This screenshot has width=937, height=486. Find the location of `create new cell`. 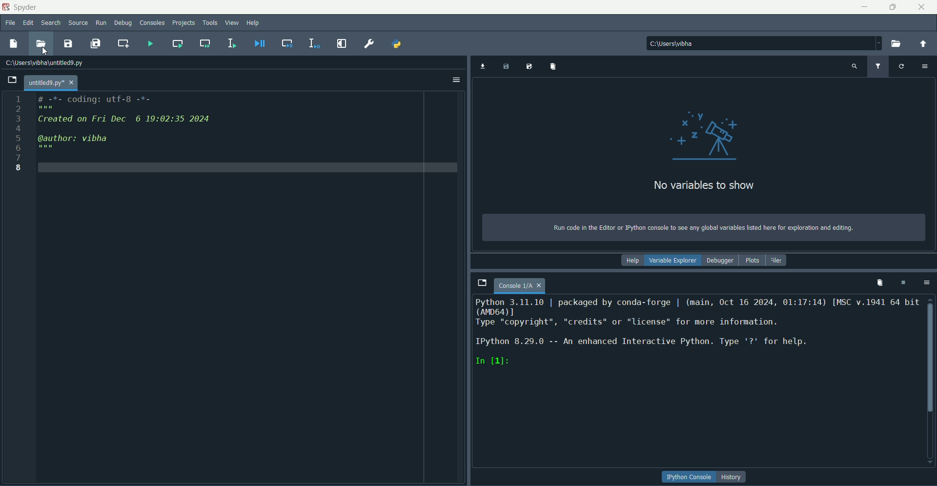

create new cell is located at coordinates (125, 43).